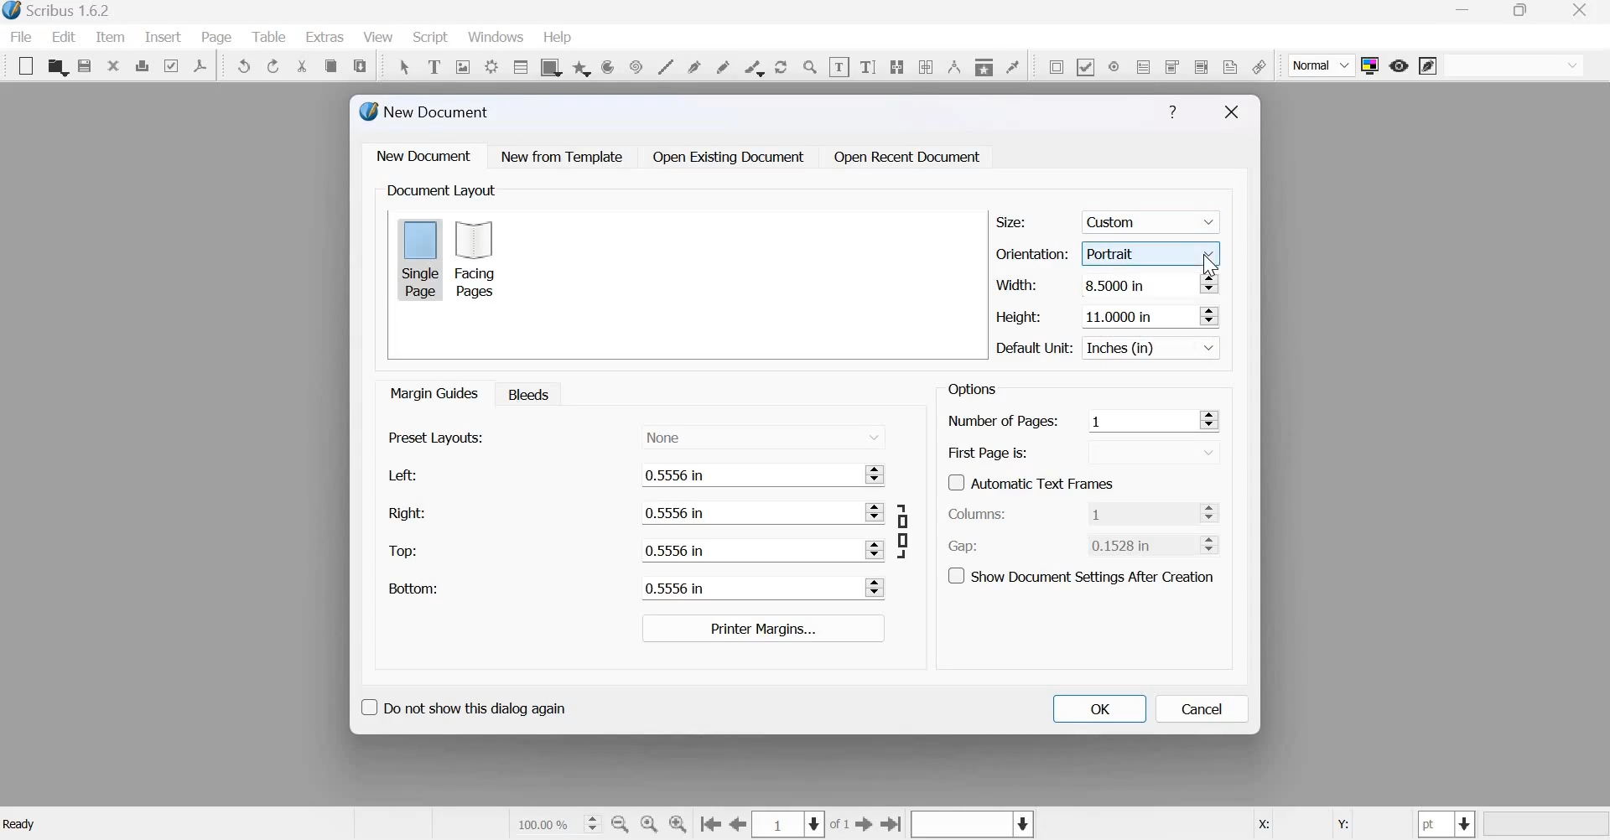 The width and height of the screenshot is (1610, 840). Describe the element at coordinates (839, 66) in the screenshot. I see `edit contents of frame` at that location.